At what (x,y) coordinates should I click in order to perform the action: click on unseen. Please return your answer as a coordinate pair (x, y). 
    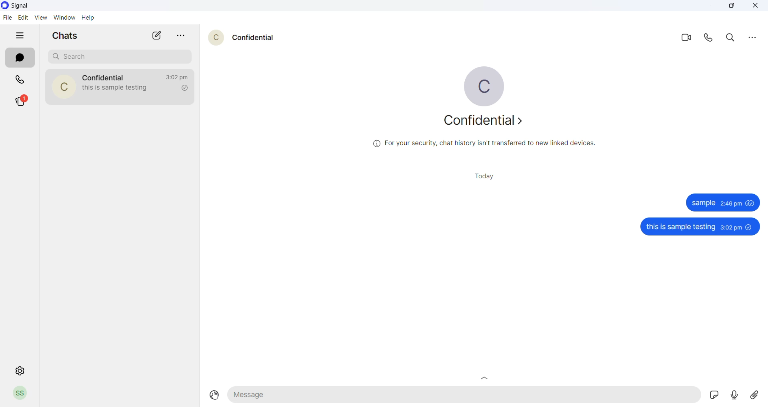
    Looking at the image, I should click on (750, 227).